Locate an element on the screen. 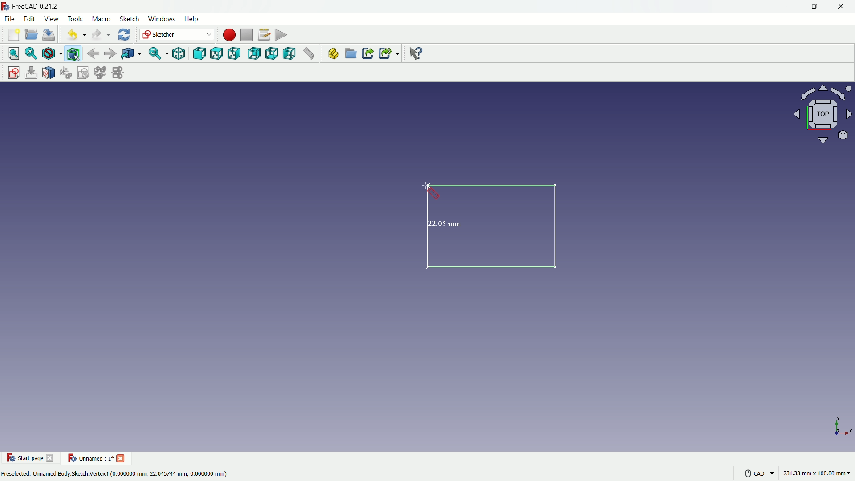 Image resolution: width=855 pixels, height=481 pixels. view menu is located at coordinates (50, 19).